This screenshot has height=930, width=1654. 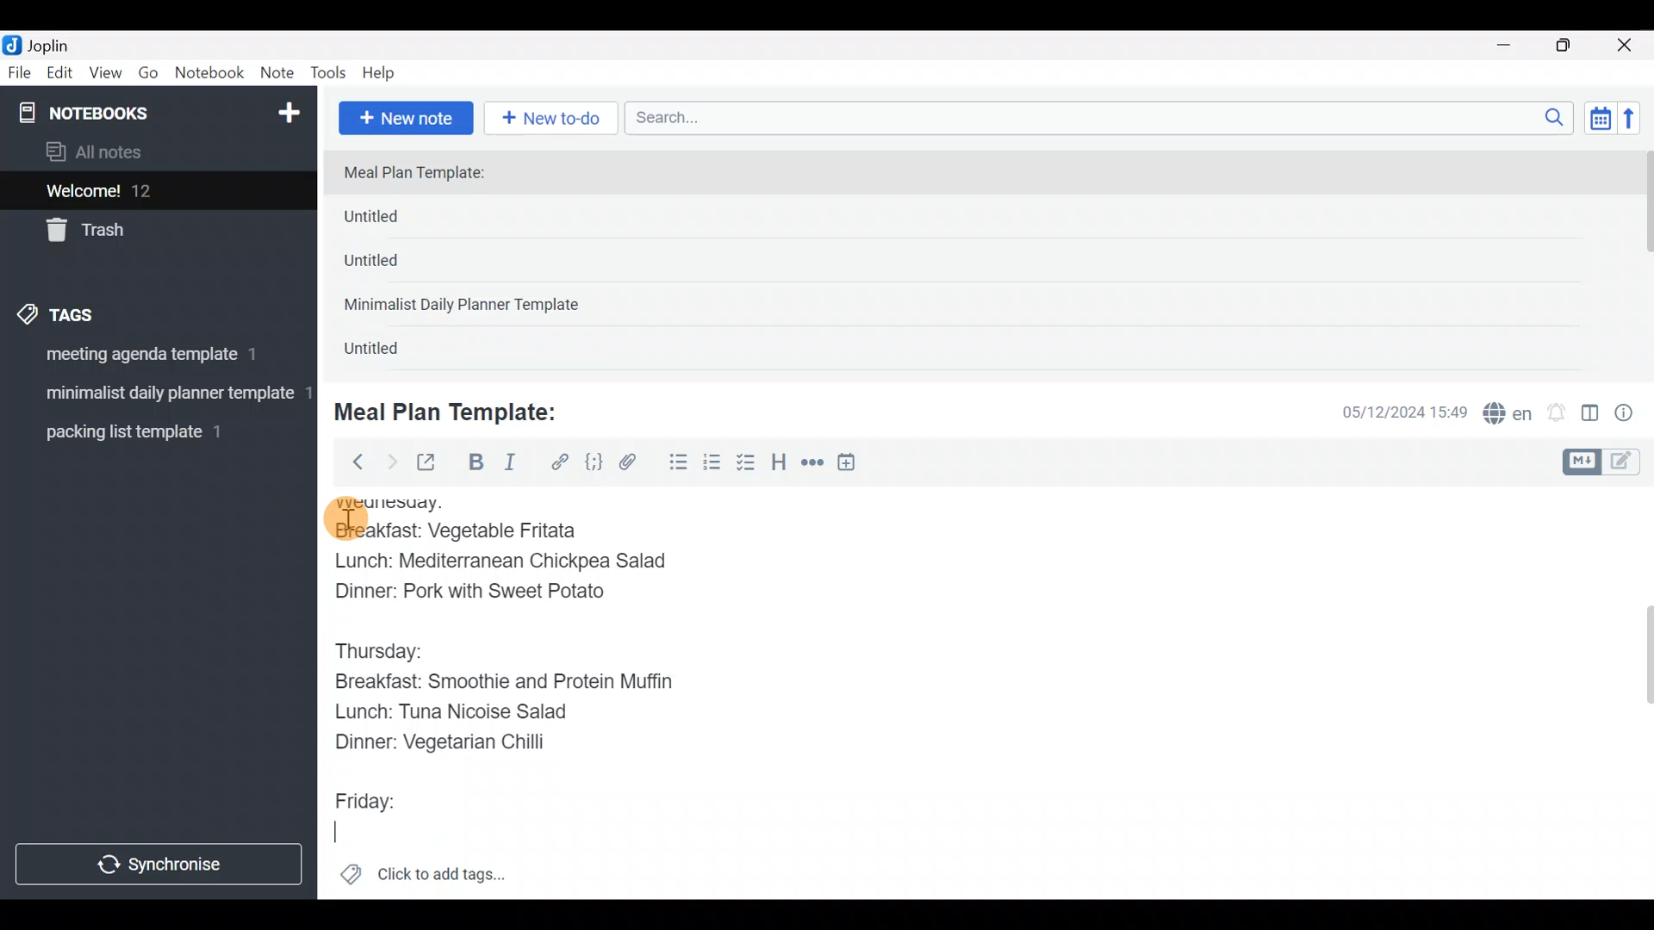 What do you see at coordinates (161, 864) in the screenshot?
I see `Synchronize` at bounding box center [161, 864].